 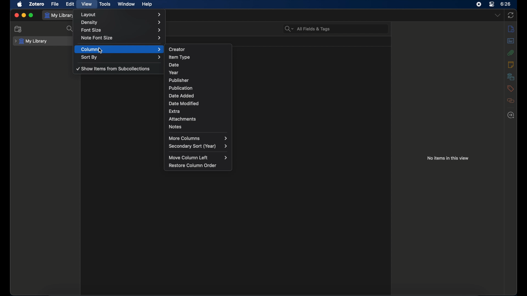 What do you see at coordinates (31, 41) in the screenshot?
I see `my library` at bounding box center [31, 41].